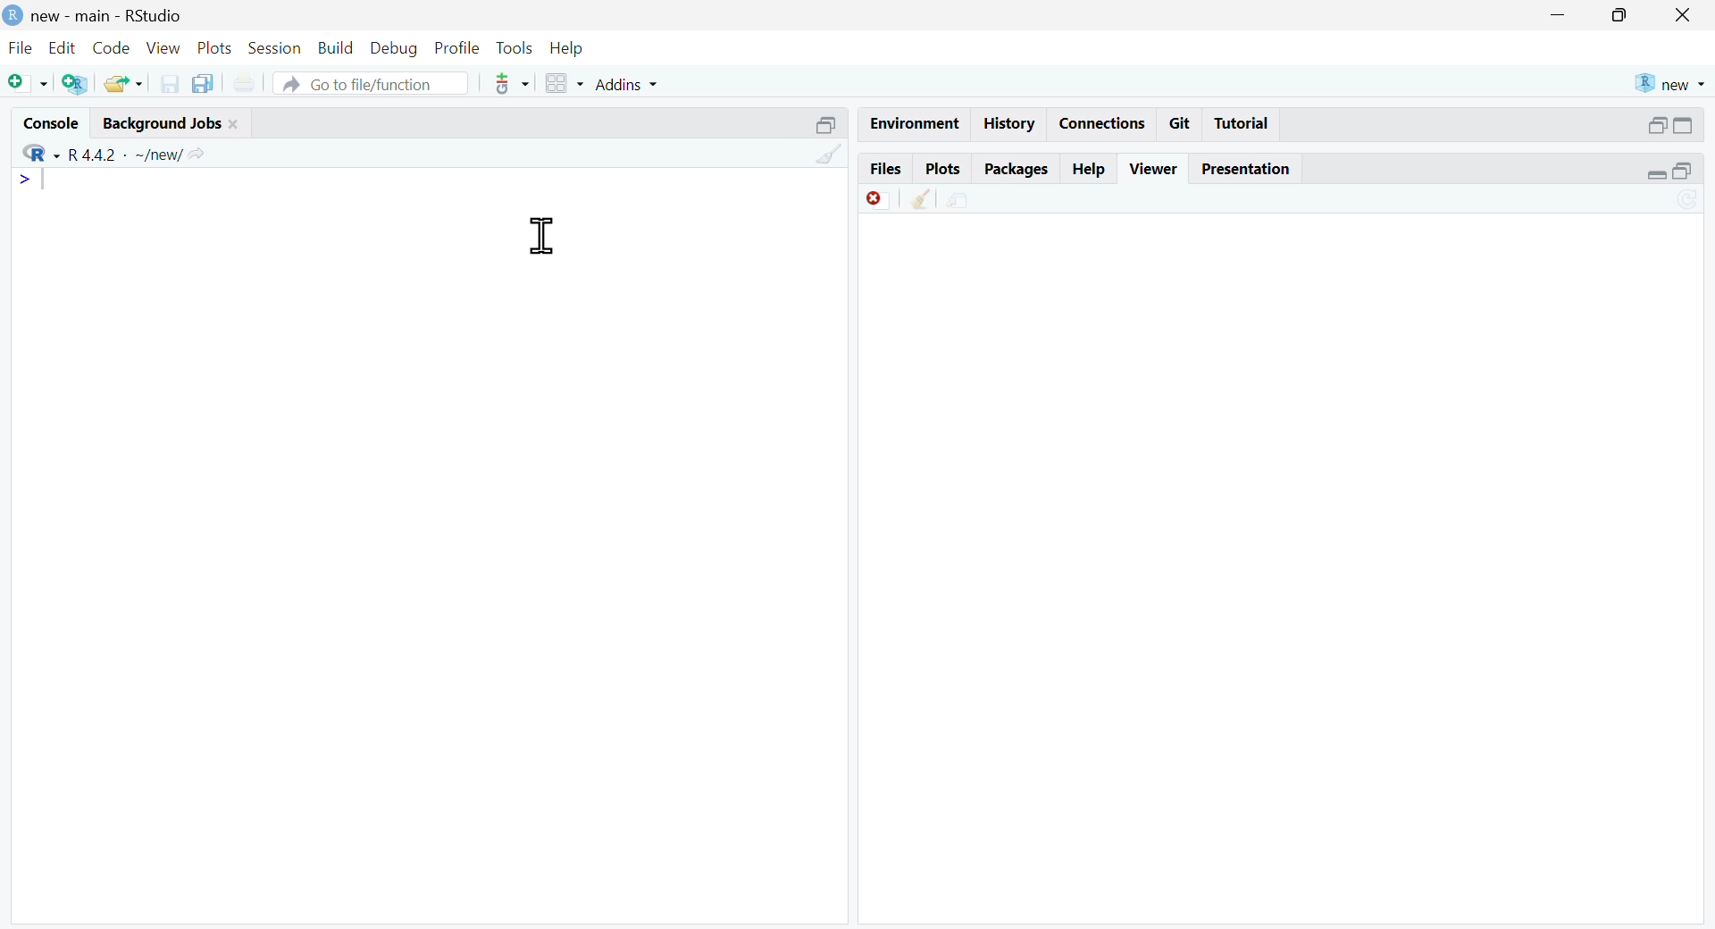 The height and width of the screenshot is (929, 1715). I want to click on plots, so click(943, 169).